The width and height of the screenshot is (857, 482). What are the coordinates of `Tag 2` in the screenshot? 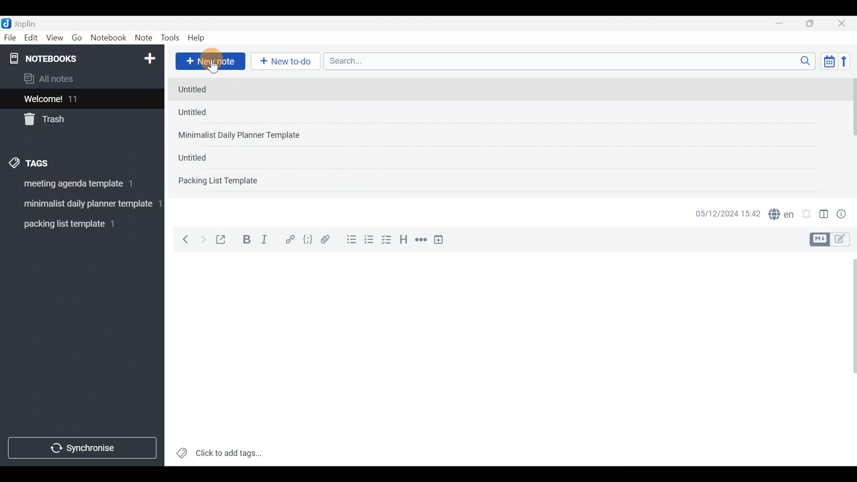 It's located at (79, 205).